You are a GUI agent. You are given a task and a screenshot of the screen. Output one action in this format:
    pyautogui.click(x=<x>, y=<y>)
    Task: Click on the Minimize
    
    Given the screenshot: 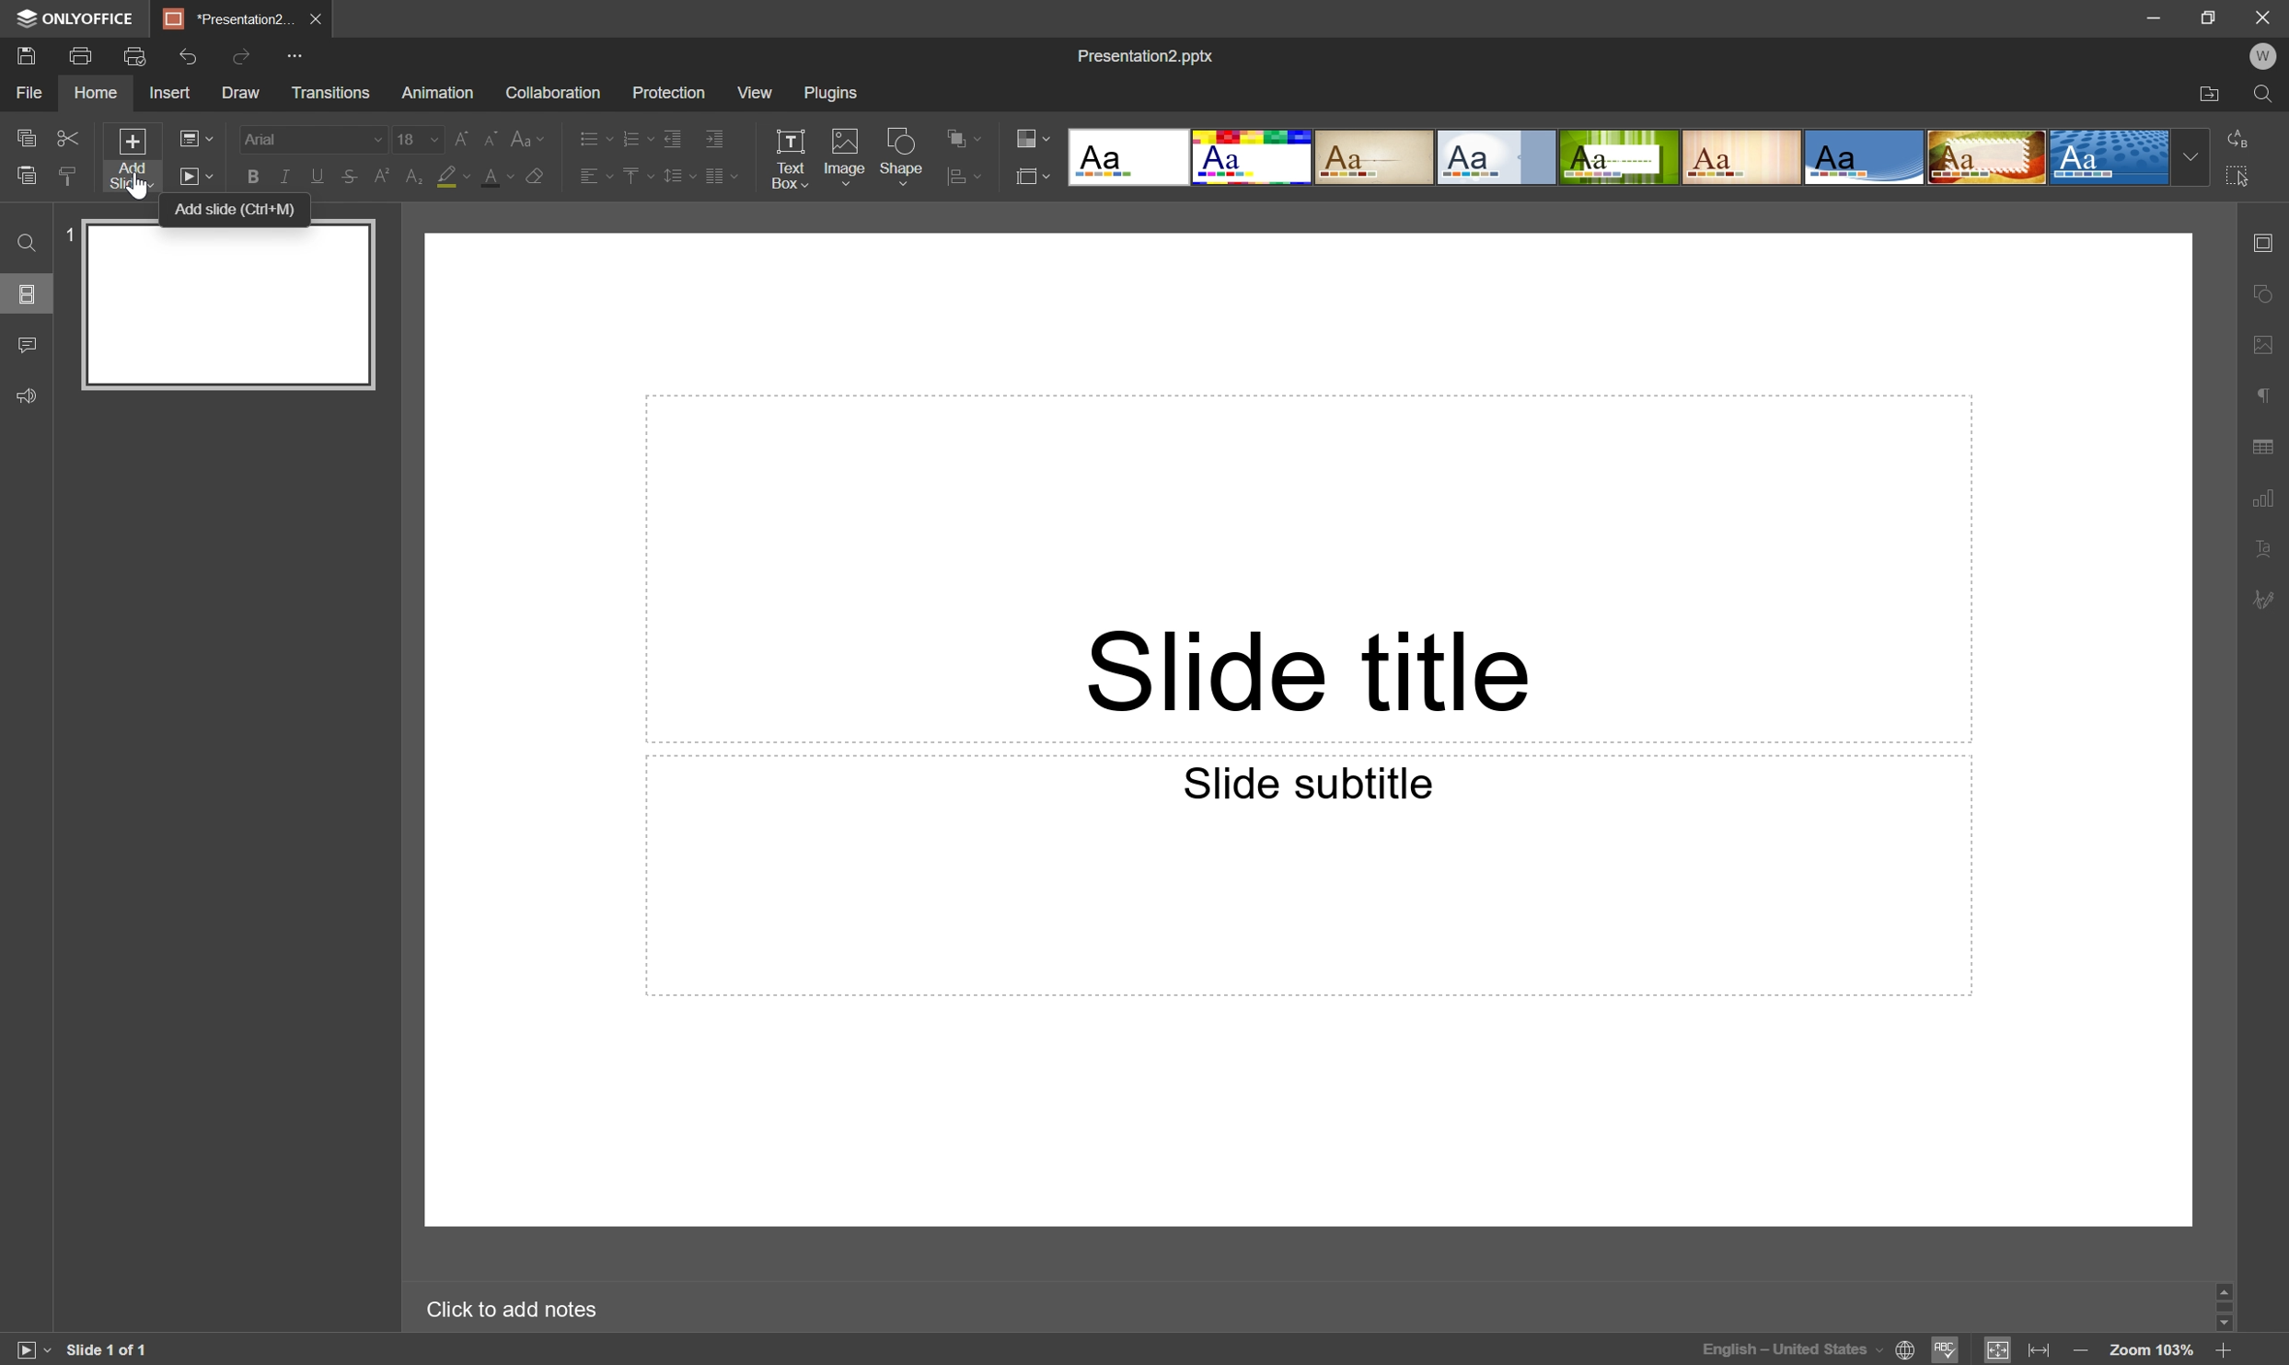 What is the action you would take?
    pyautogui.click(x=2157, y=14)
    